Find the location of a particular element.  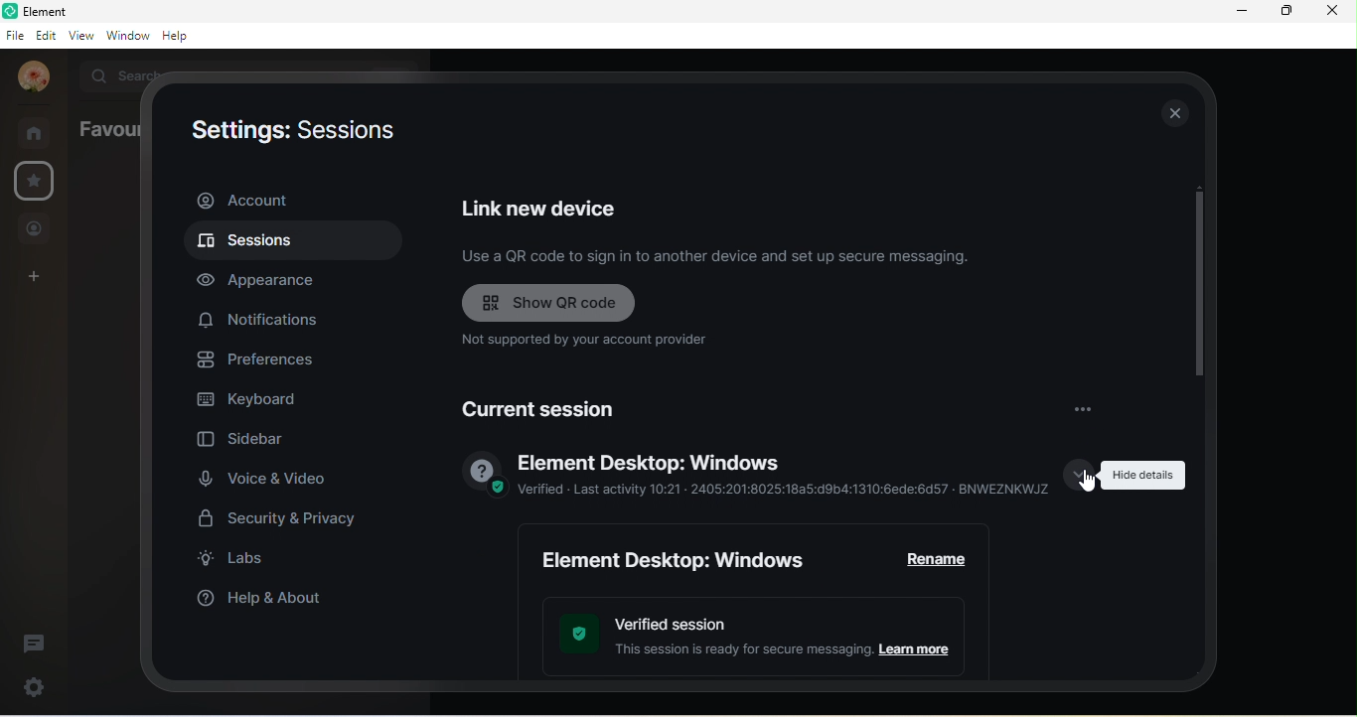

account is located at coordinates (33, 76).